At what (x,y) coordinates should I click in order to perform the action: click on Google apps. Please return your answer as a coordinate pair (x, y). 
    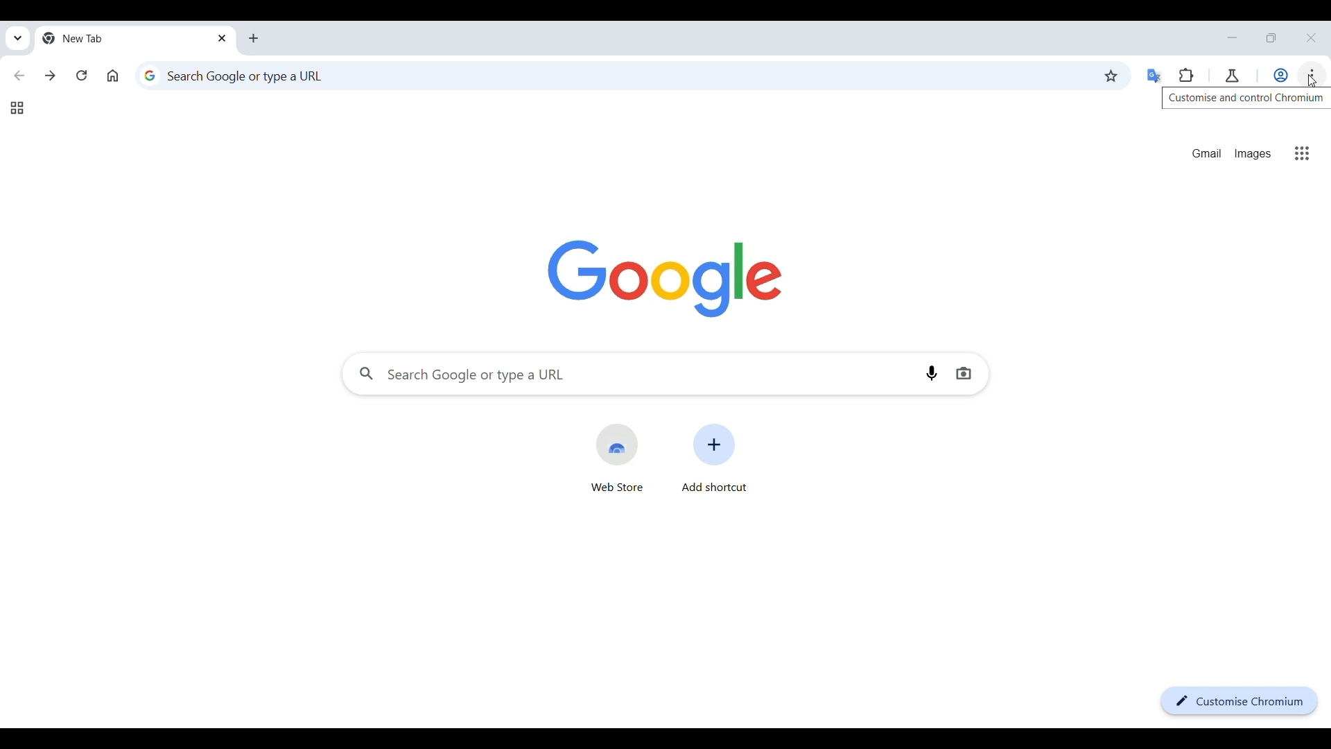
    Looking at the image, I should click on (1302, 153).